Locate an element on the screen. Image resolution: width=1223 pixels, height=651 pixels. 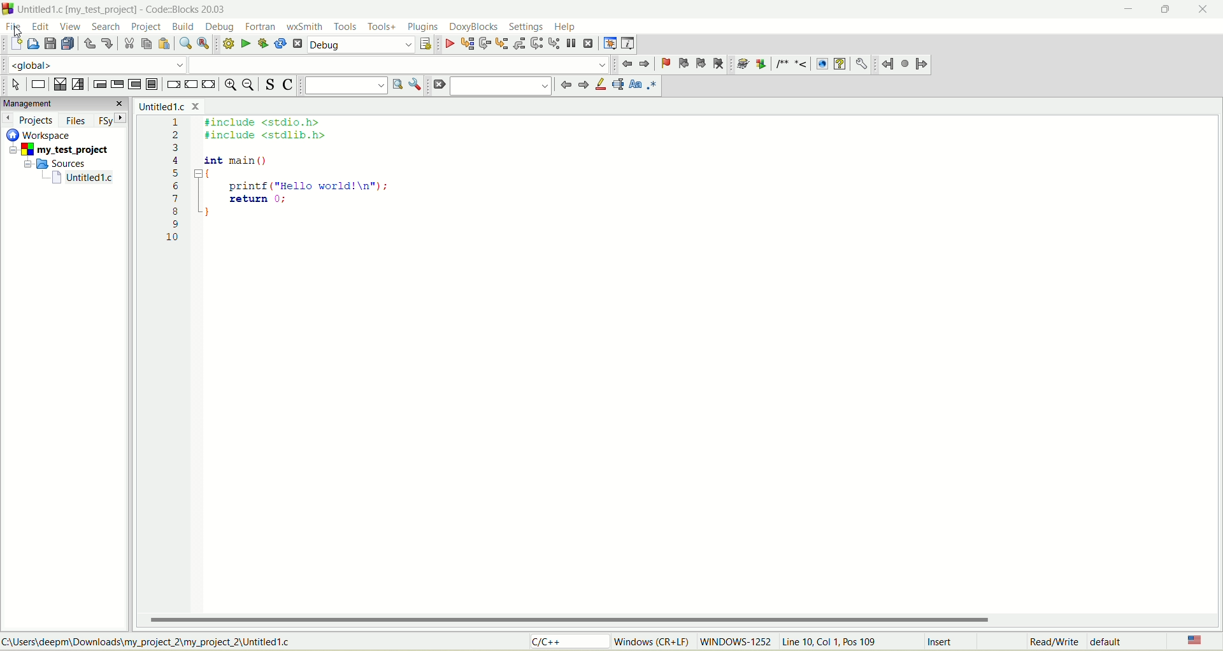
step into instruction is located at coordinates (552, 42).